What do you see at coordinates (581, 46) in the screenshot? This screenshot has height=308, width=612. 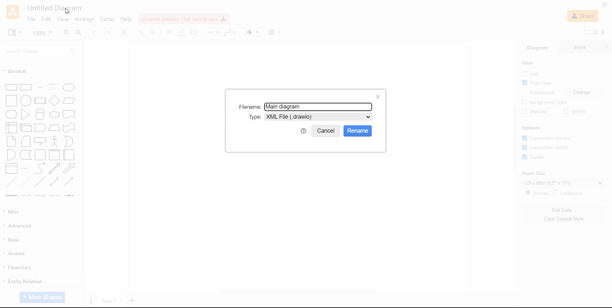 I see `Style ` at bounding box center [581, 46].